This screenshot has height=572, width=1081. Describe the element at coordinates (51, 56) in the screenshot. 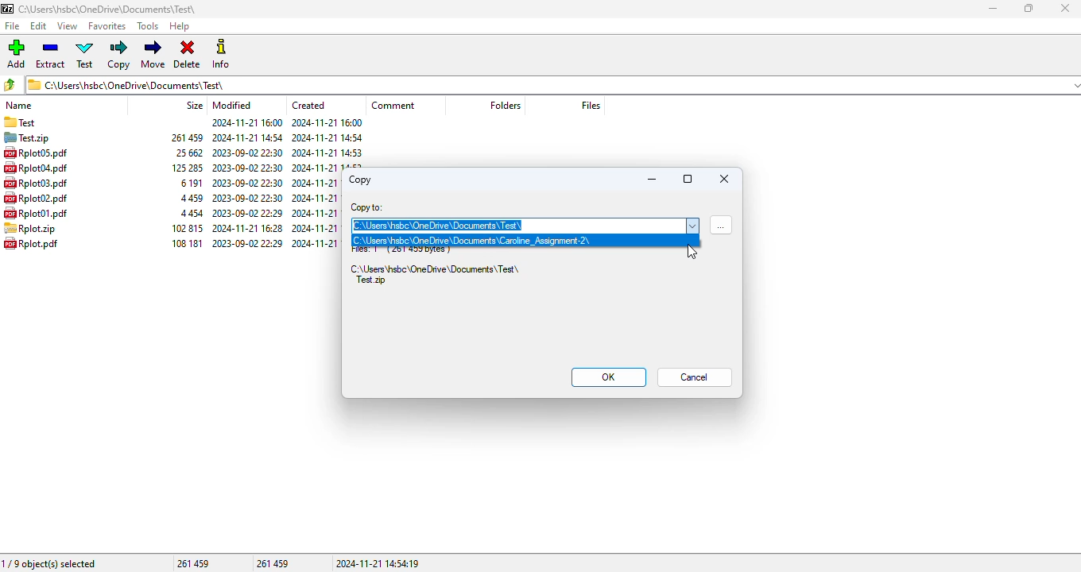

I see `extract` at that location.